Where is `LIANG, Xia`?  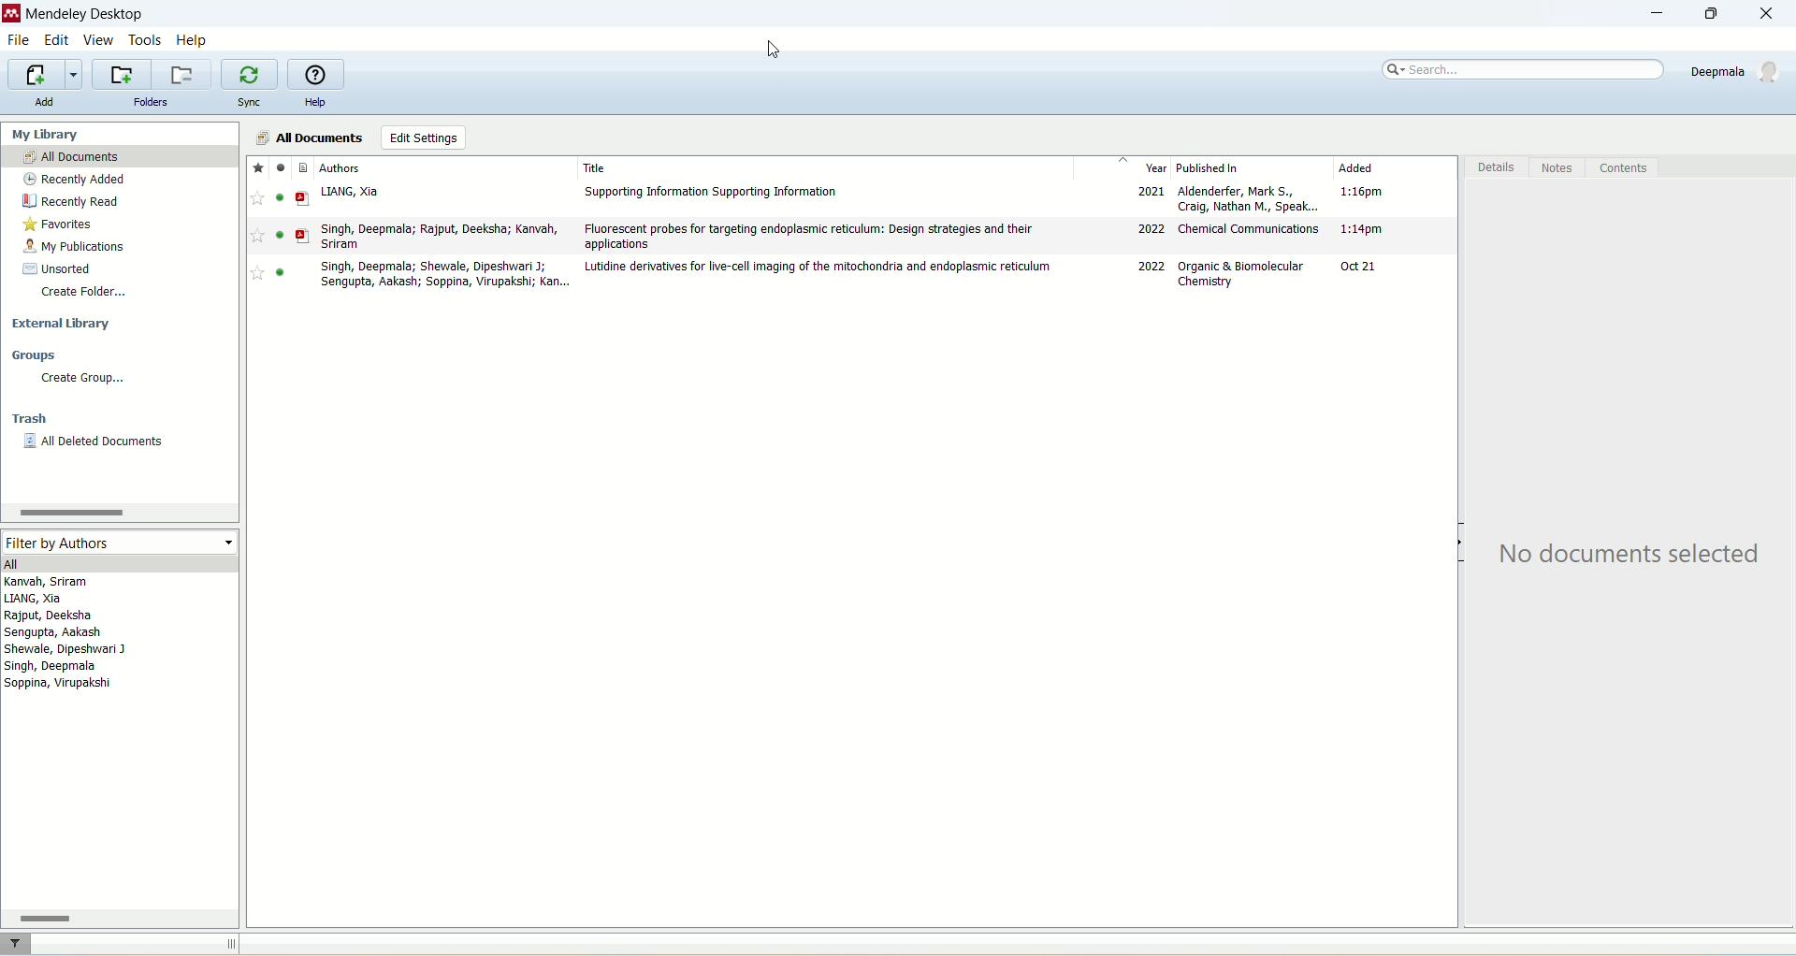 LIANG, Xia is located at coordinates (36, 598).